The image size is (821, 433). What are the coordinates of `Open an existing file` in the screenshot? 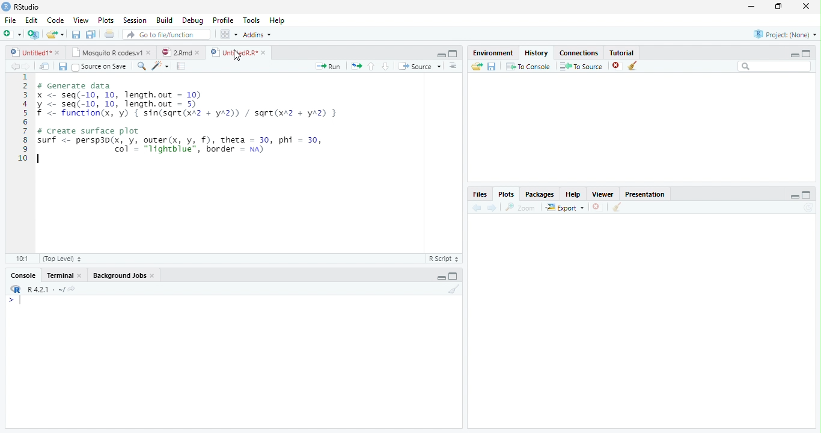 It's located at (50, 34).